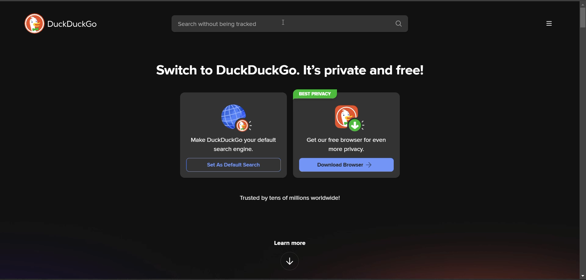 This screenshot has height=280, width=586. Describe the element at coordinates (288, 262) in the screenshot. I see `features` at that location.